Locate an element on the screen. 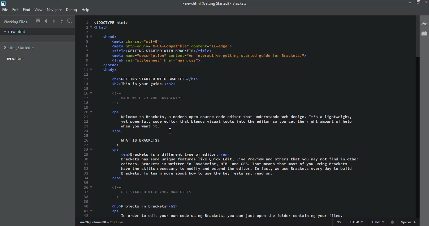 The width and height of the screenshot is (429, 226). spaces is located at coordinates (410, 222).